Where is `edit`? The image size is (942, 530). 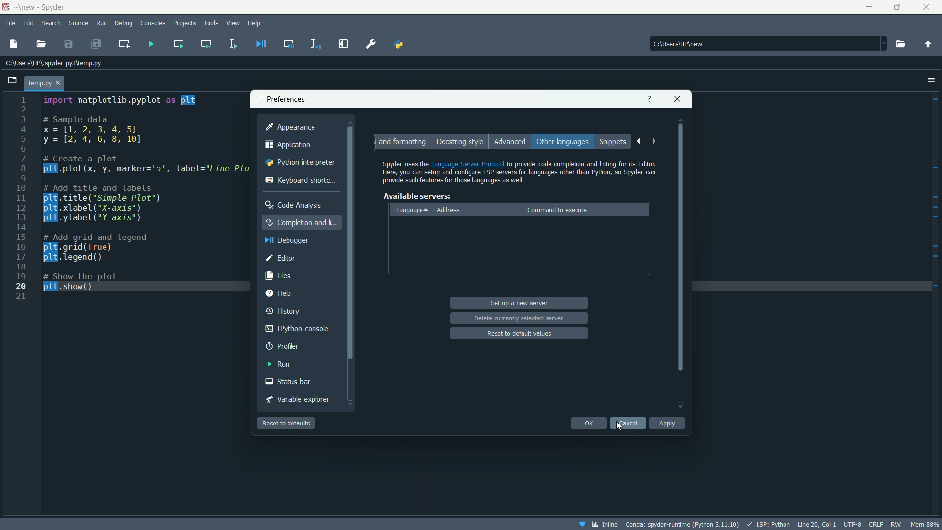 edit is located at coordinates (28, 23).